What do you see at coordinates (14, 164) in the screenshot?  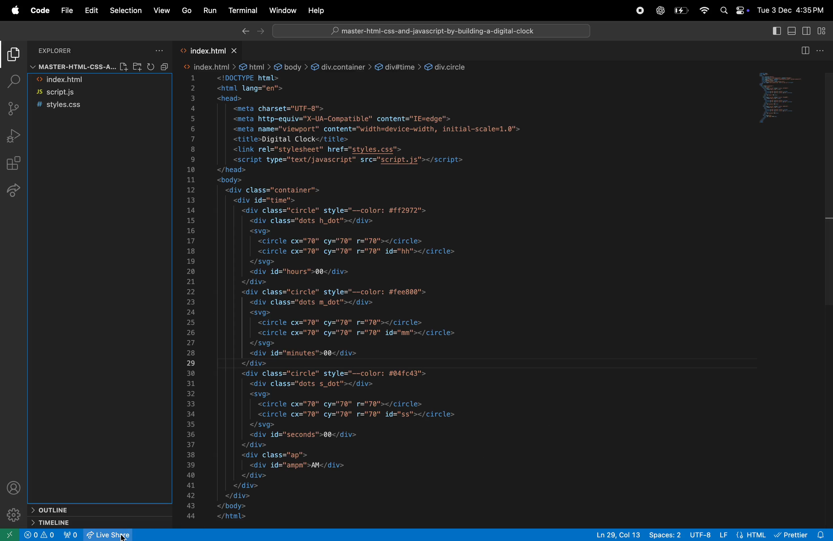 I see `extensions` at bounding box center [14, 164].